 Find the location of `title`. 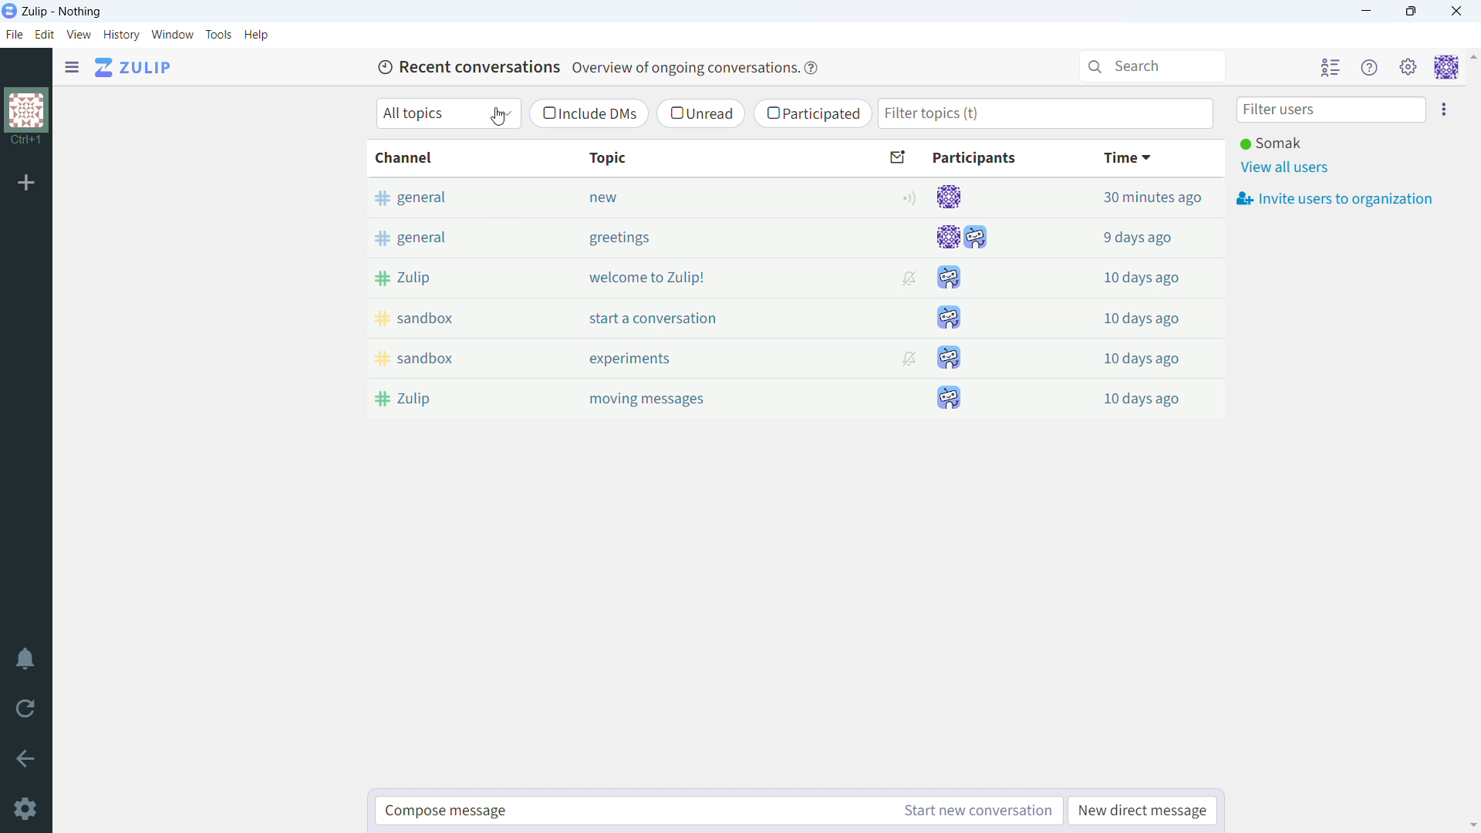

title is located at coordinates (62, 12).